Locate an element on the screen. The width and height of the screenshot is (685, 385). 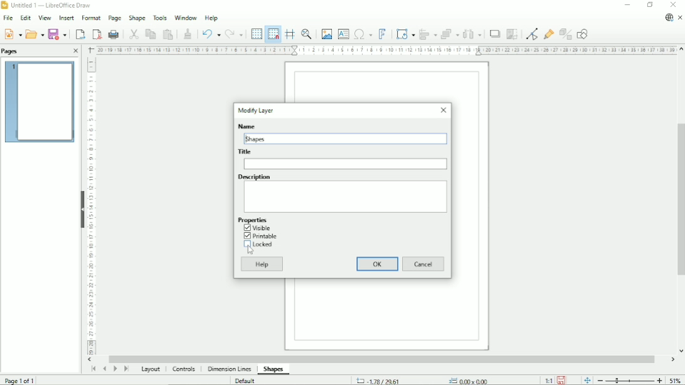
Scroll to last page is located at coordinates (126, 369).